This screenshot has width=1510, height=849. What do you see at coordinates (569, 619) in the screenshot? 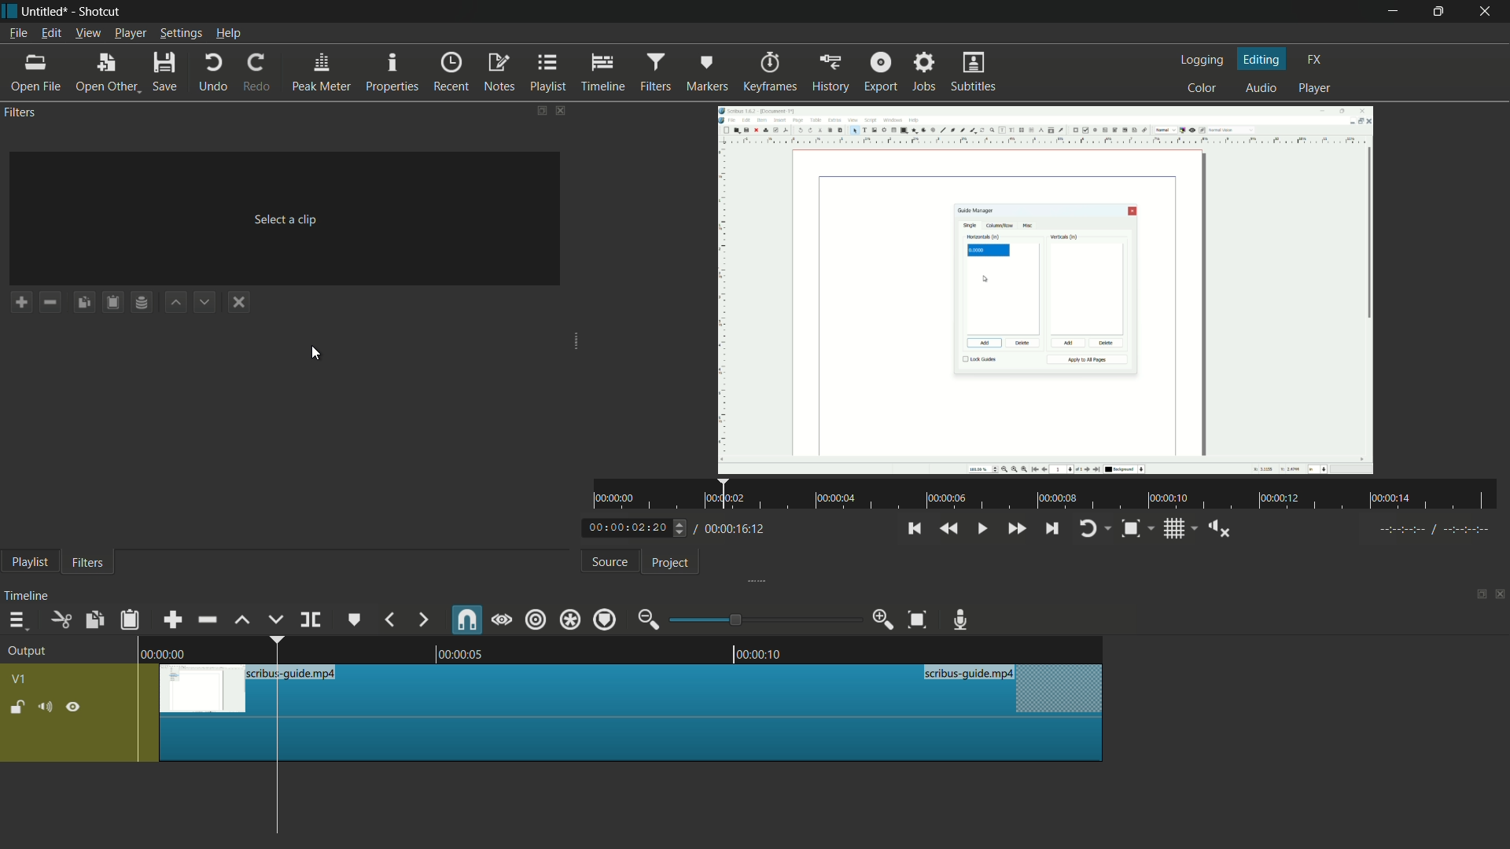
I see `ripple all tracks` at bounding box center [569, 619].